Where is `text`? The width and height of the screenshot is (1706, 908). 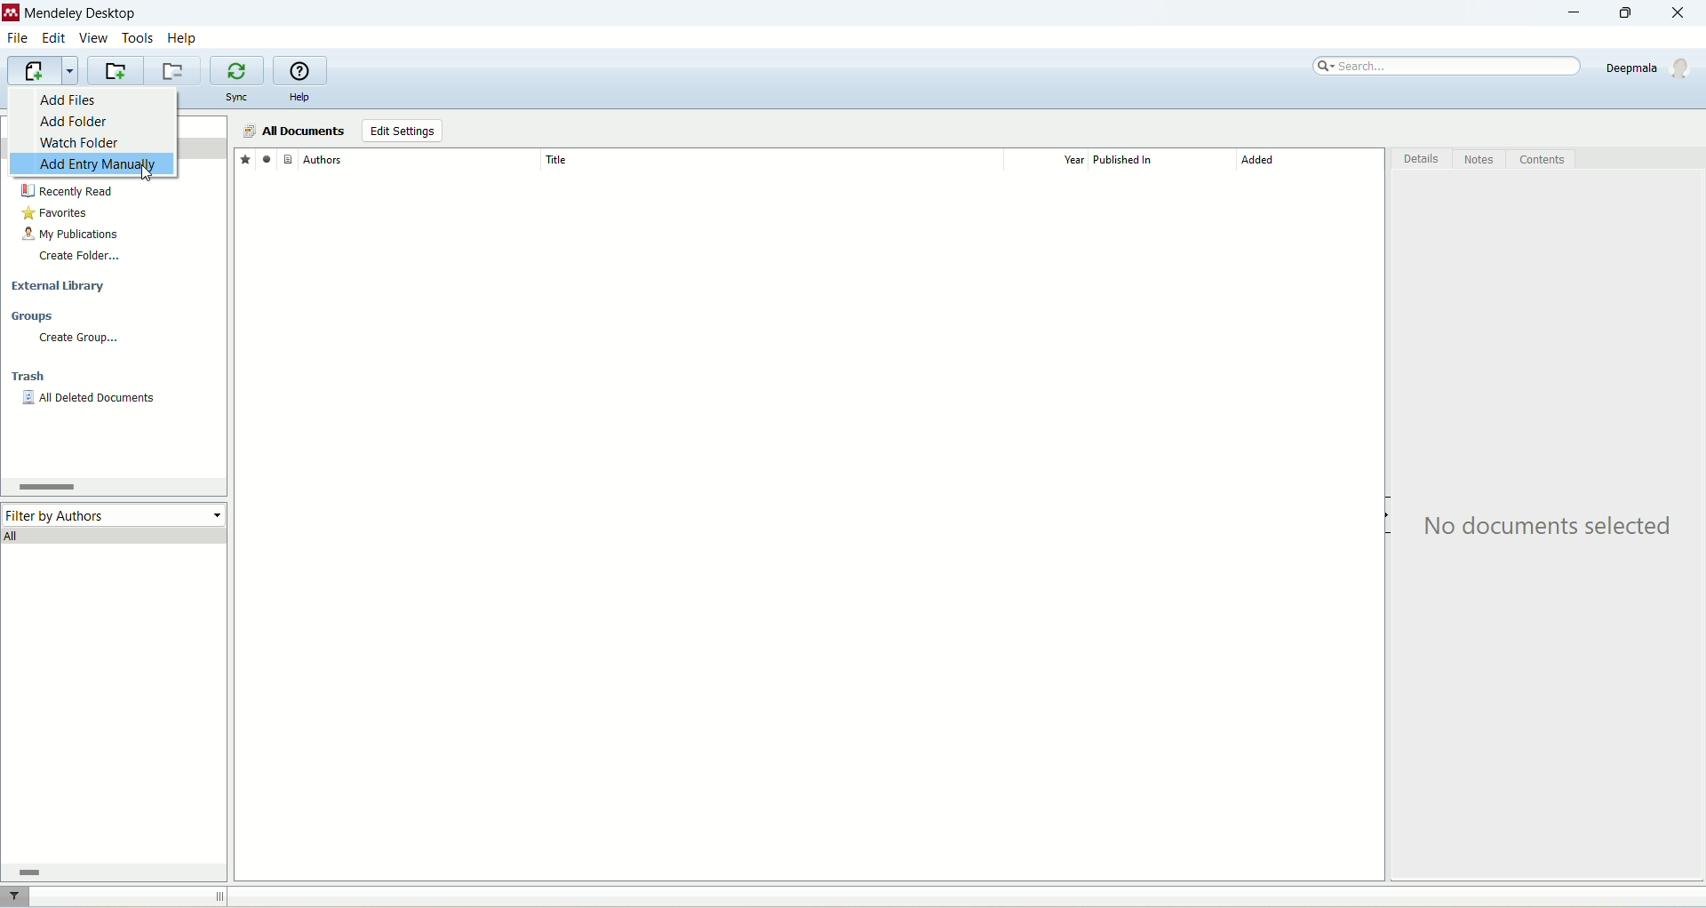 text is located at coordinates (1552, 527).